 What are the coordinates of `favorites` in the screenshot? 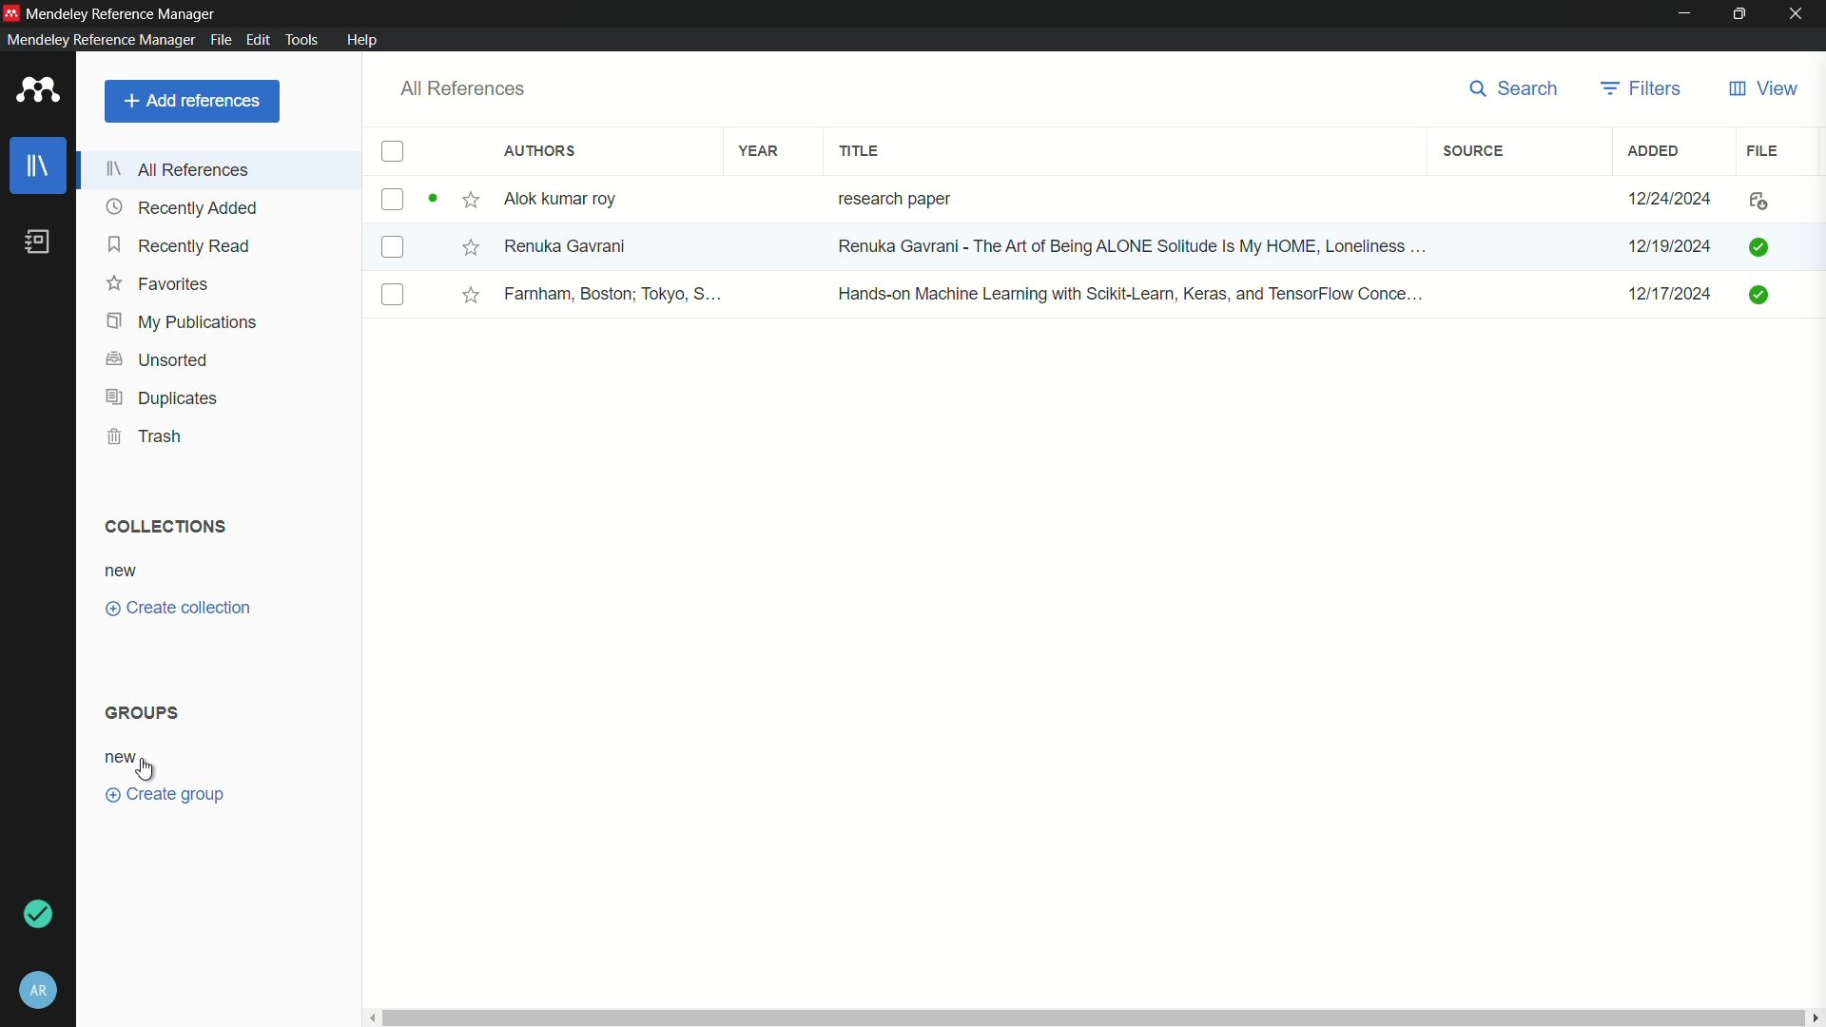 It's located at (159, 284).